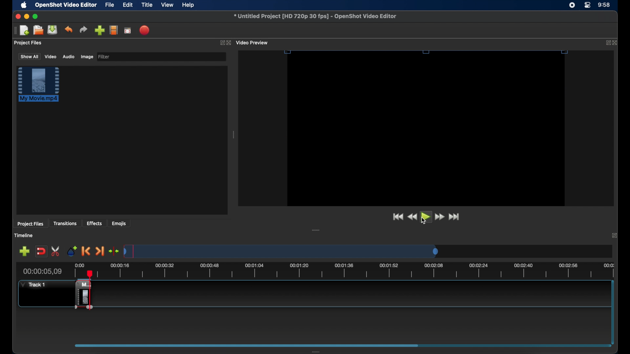 The image size is (630, 354). What do you see at coordinates (86, 251) in the screenshot?
I see `previous marker` at bounding box center [86, 251].